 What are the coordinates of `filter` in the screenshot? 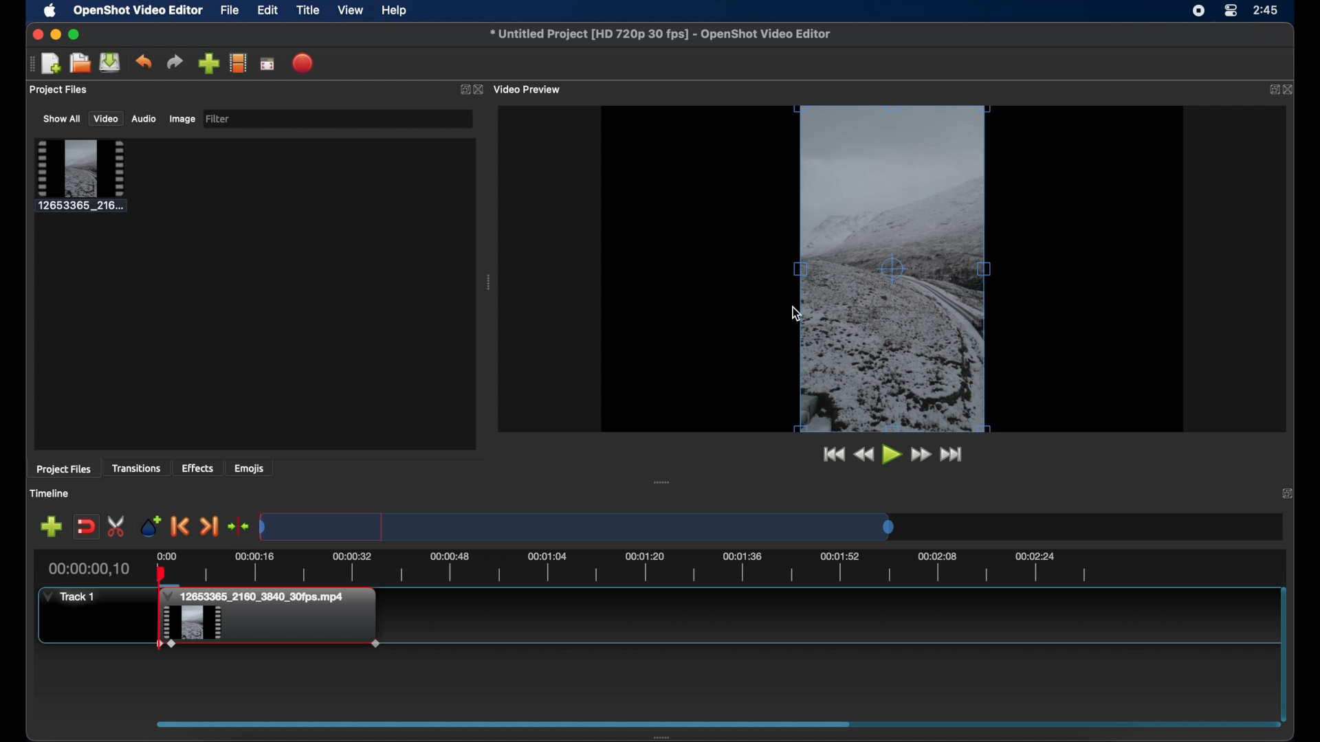 It's located at (218, 119).